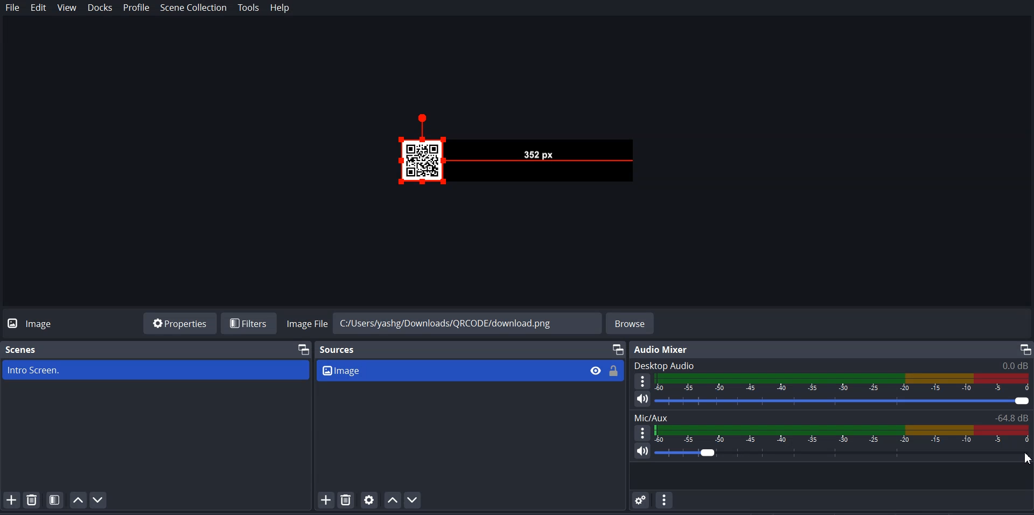  Describe the element at coordinates (631, 323) in the screenshot. I see `Browse` at that location.